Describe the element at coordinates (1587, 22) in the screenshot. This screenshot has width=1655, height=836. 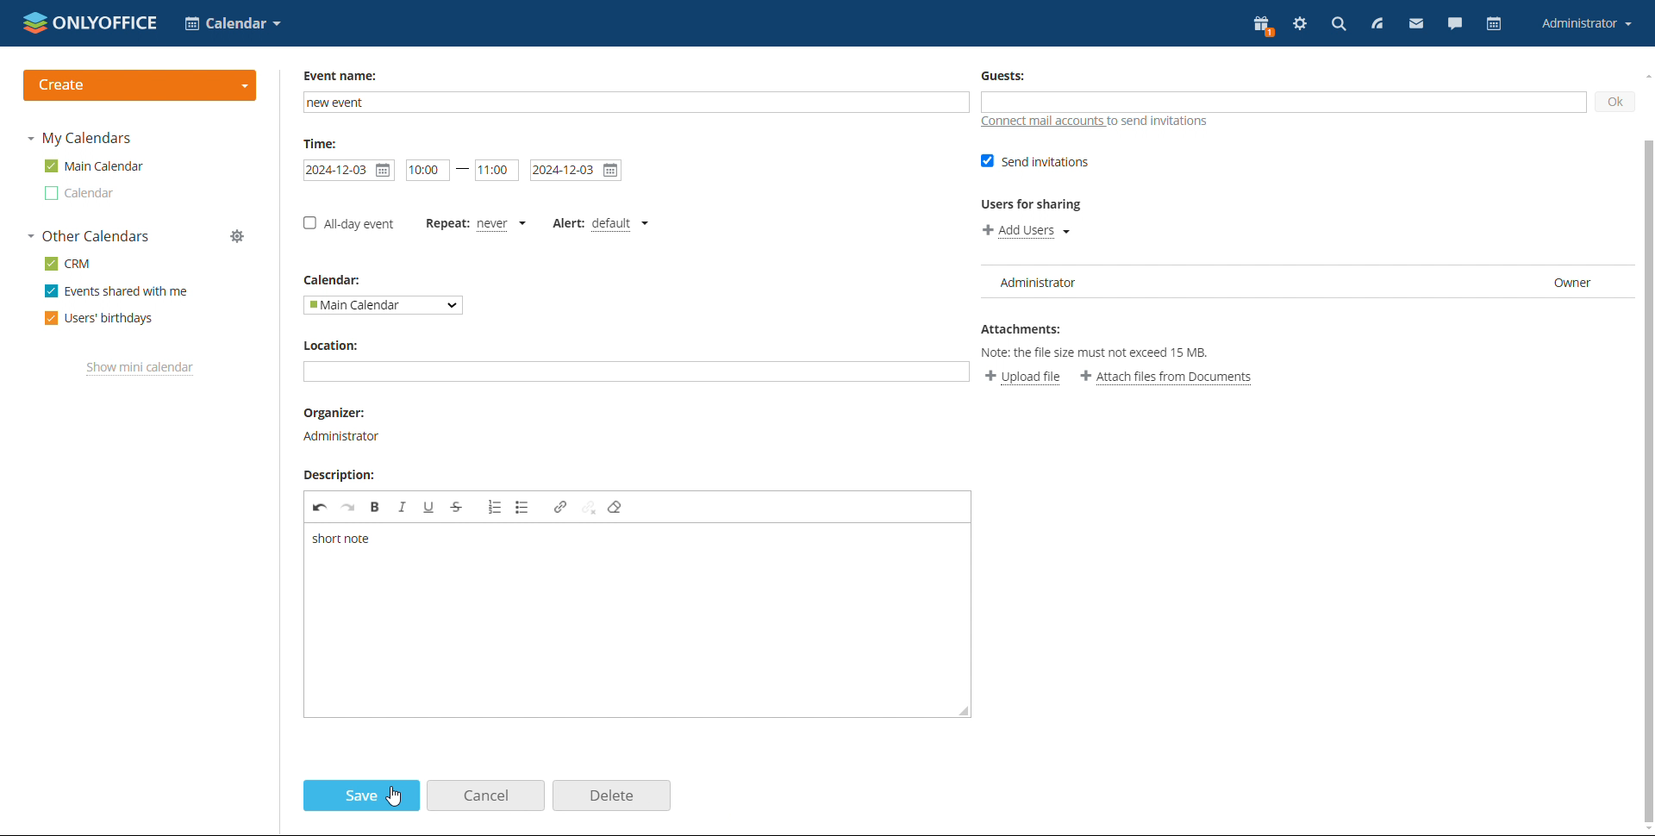
I see `account` at that location.